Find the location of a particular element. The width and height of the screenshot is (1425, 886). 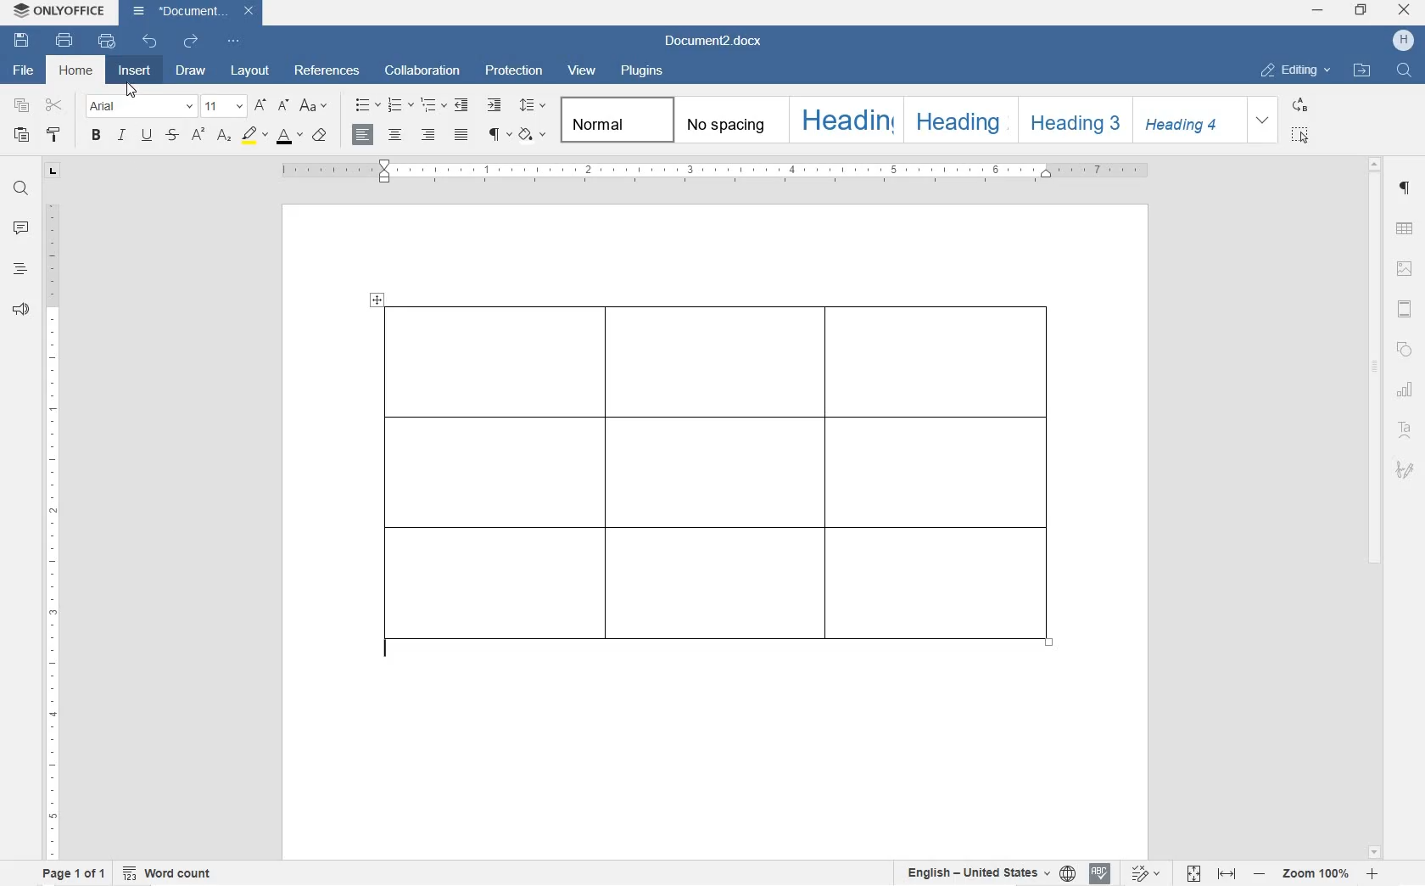

draw is located at coordinates (191, 70).